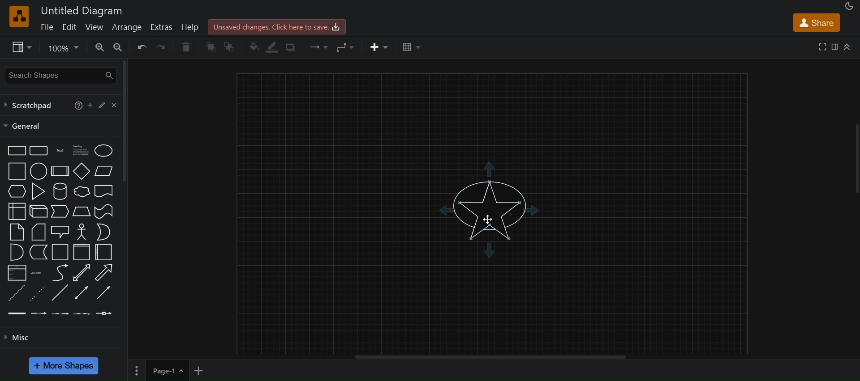 This screenshot has height=381, width=860. What do you see at coordinates (818, 23) in the screenshot?
I see `share` at bounding box center [818, 23].